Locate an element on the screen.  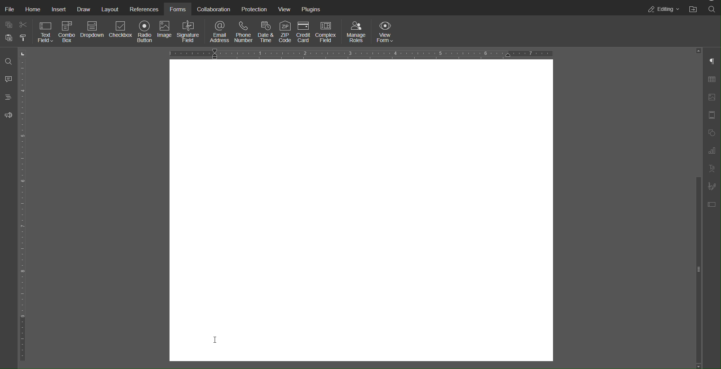
Combo Box is located at coordinates (68, 33).